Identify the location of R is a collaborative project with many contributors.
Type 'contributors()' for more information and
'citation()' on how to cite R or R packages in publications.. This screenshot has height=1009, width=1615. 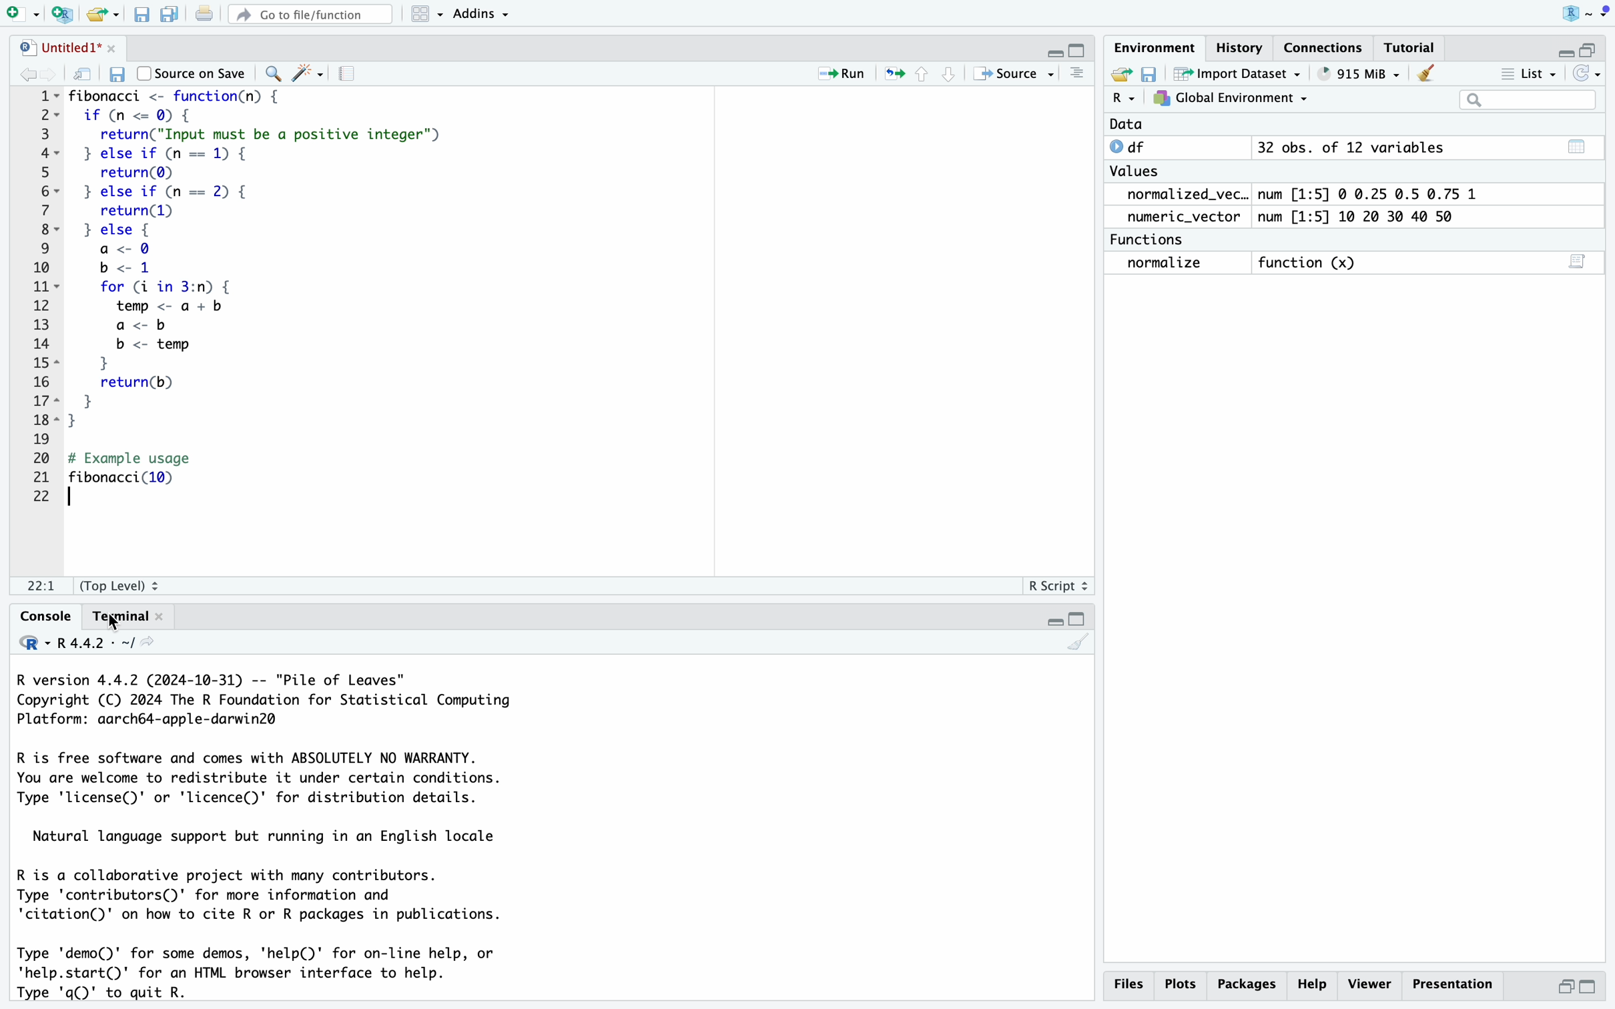
(274, 898).